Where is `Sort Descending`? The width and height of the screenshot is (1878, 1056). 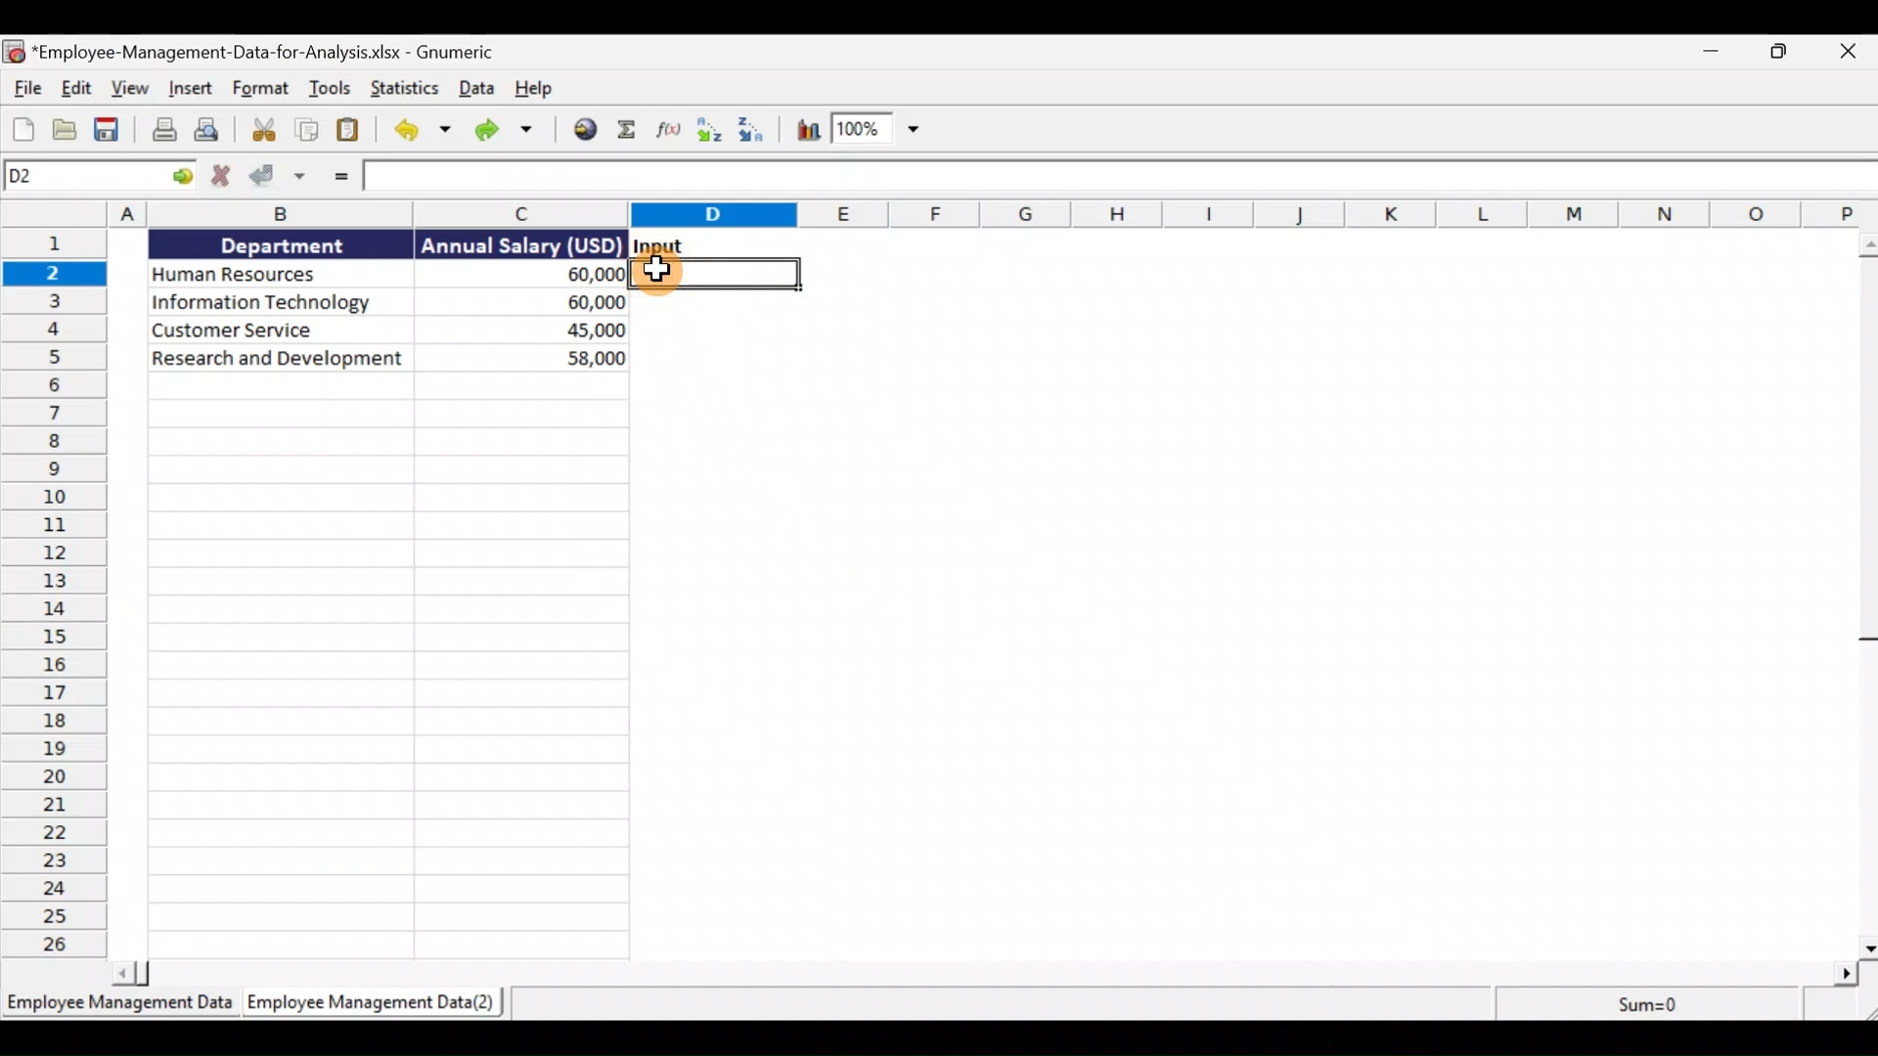
Sort Descending is located at coordinates (756, 130).